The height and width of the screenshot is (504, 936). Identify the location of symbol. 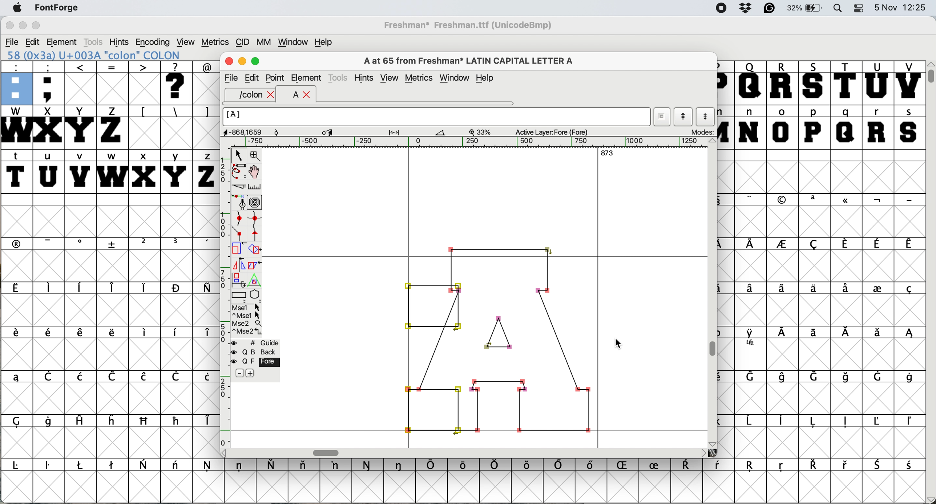
(753, 378).